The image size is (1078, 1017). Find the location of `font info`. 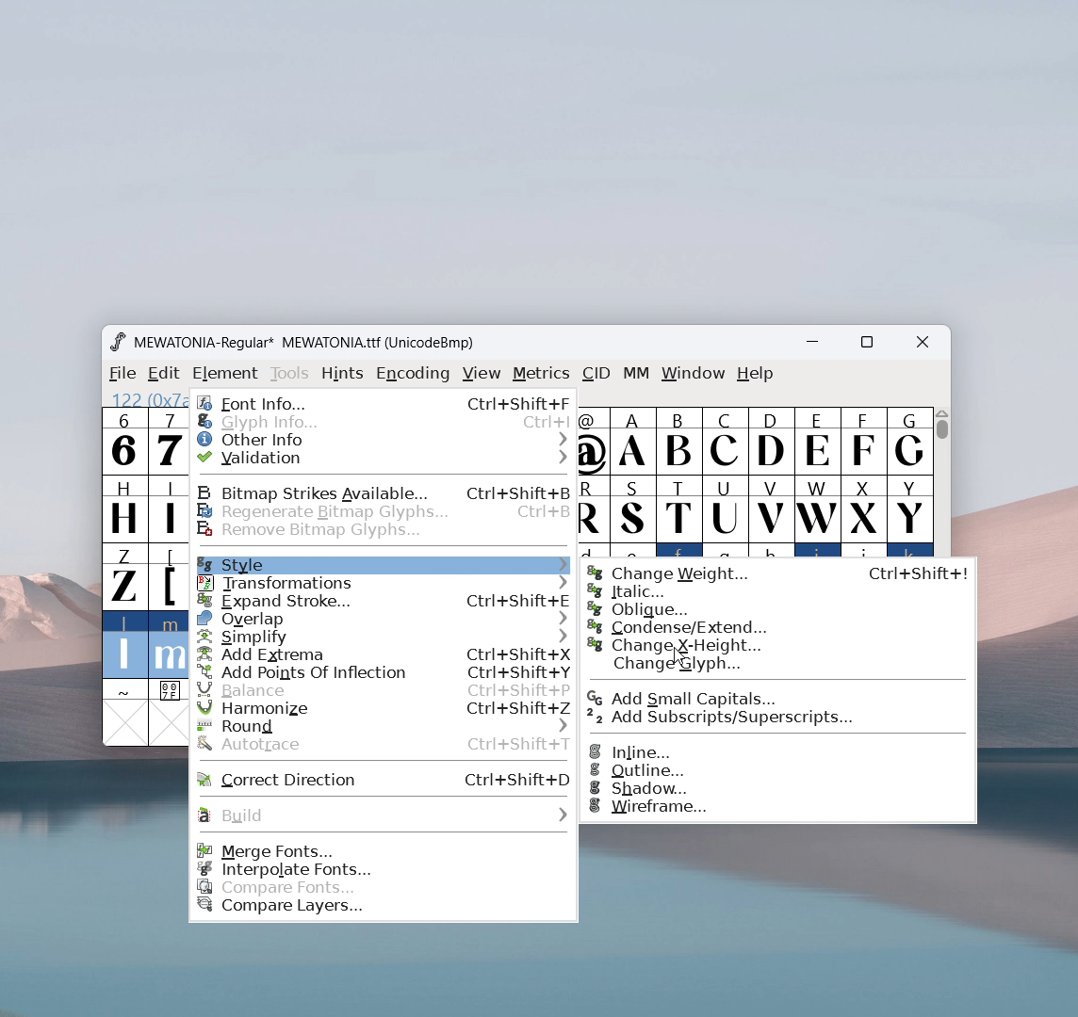

font info is located at coordinates (384, 401).